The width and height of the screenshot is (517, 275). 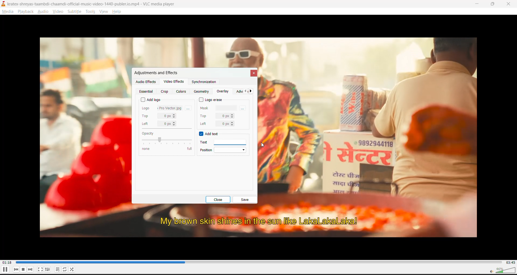 I want to click on left, so click(x=159, y=124).